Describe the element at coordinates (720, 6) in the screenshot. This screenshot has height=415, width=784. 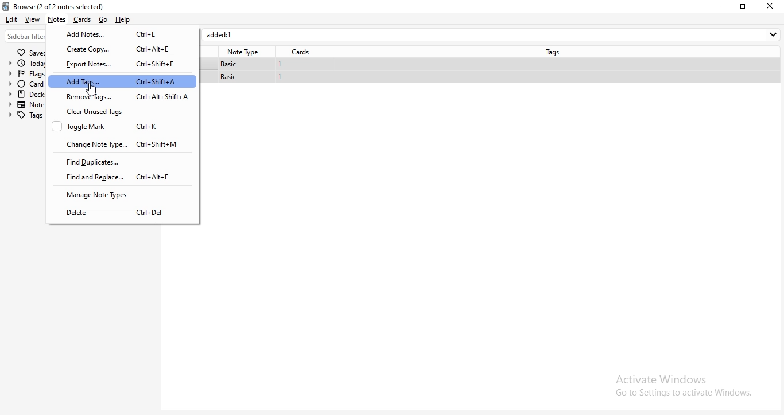
I see `minimise` at that location.